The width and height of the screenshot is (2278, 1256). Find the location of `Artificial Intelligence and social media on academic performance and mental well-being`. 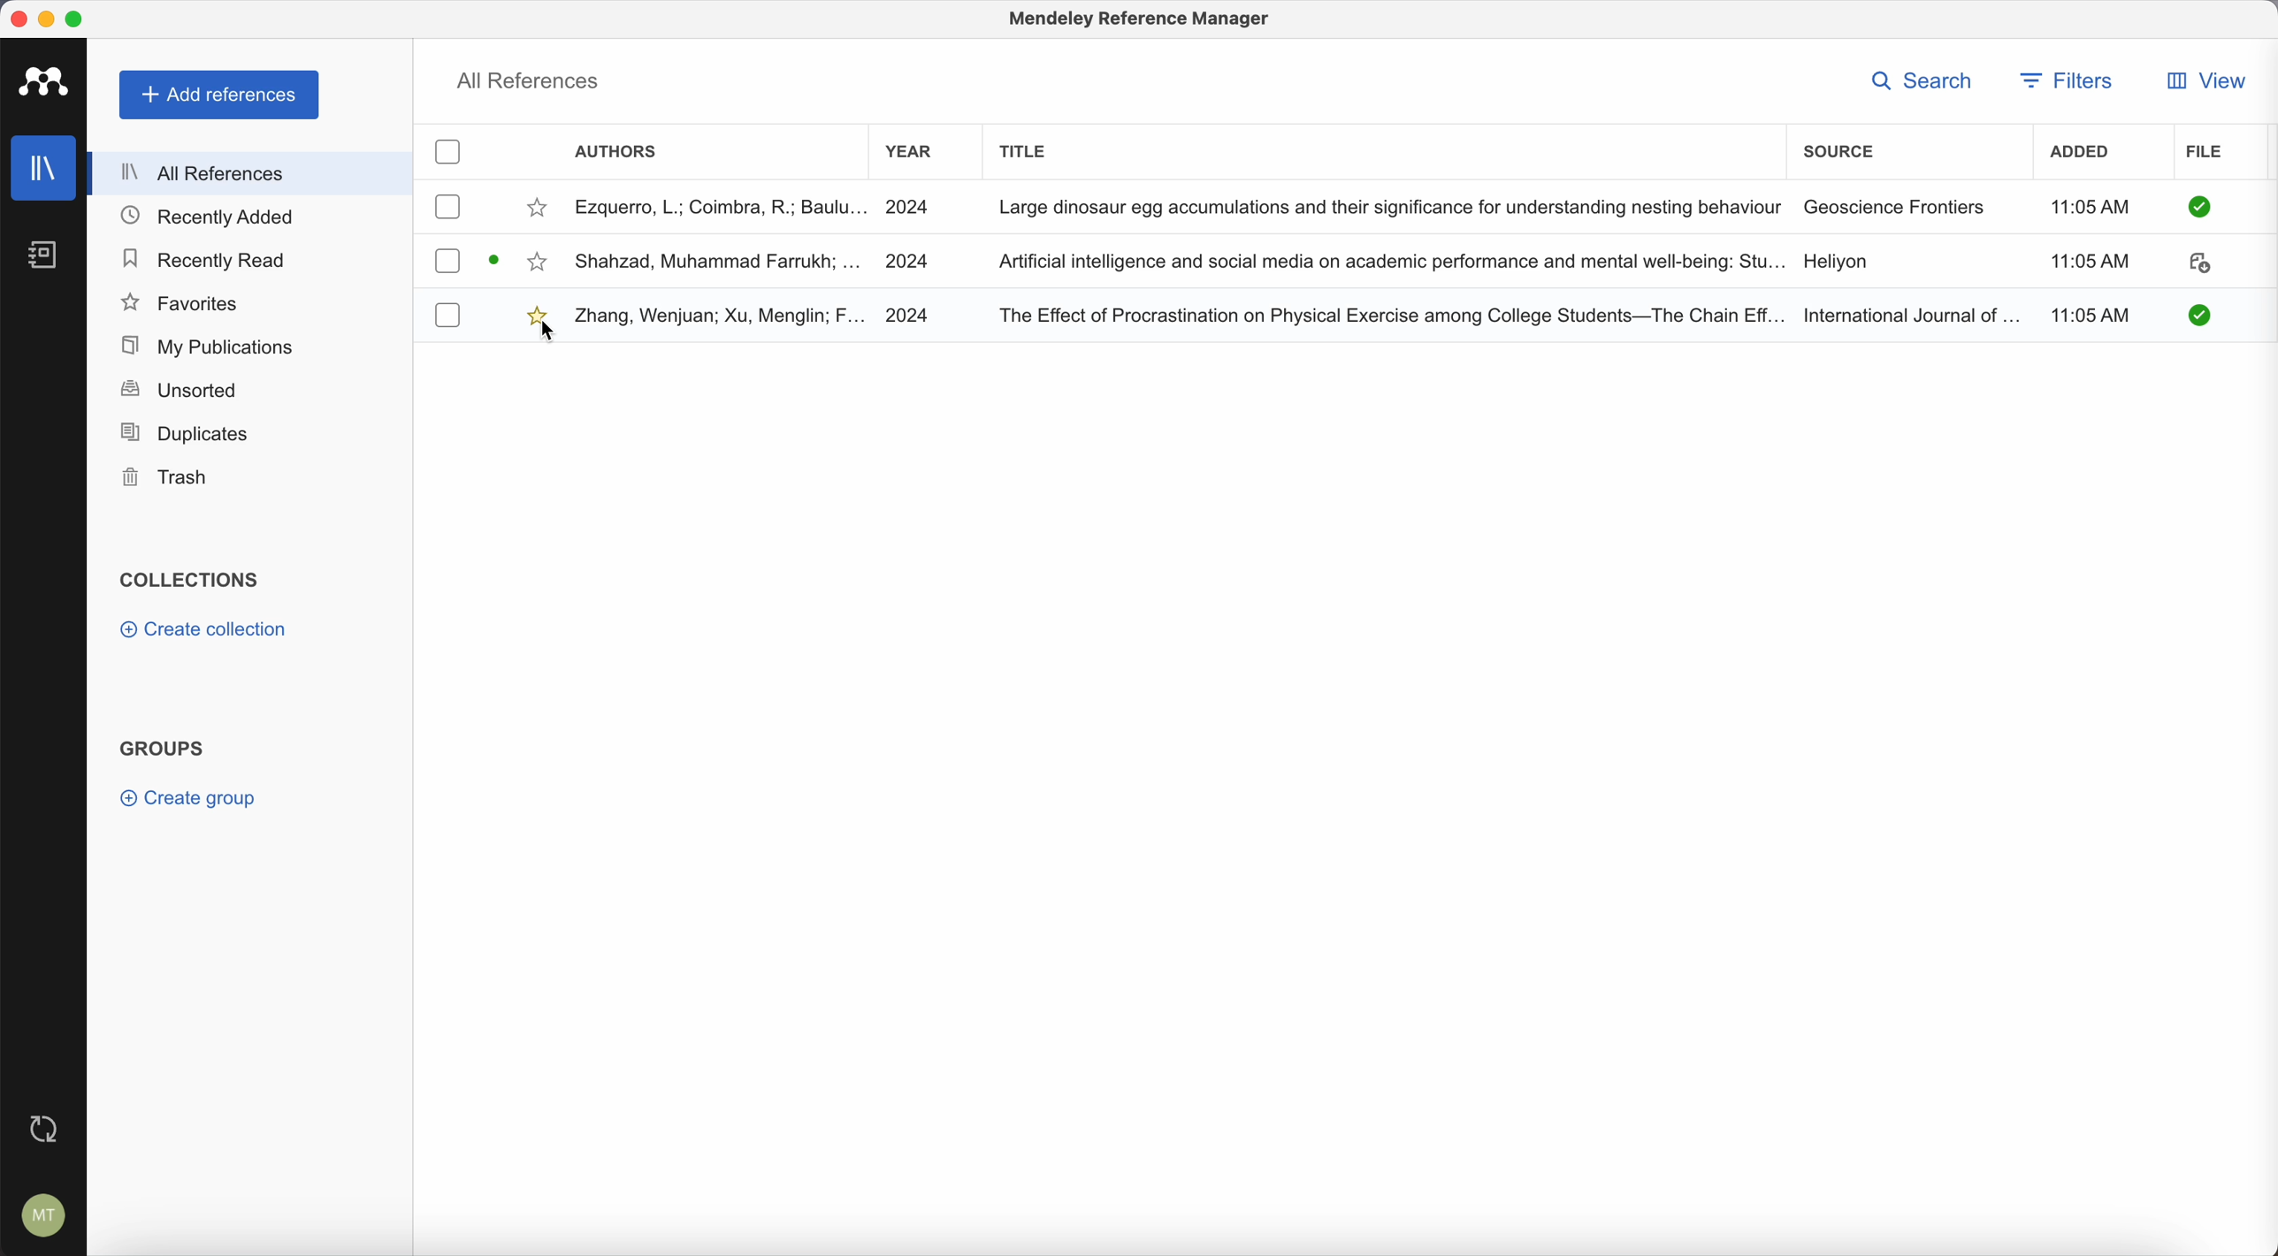

Artificial Intelligence and social media on academic performance and mental well-being is located at coordinates (1391, 262).